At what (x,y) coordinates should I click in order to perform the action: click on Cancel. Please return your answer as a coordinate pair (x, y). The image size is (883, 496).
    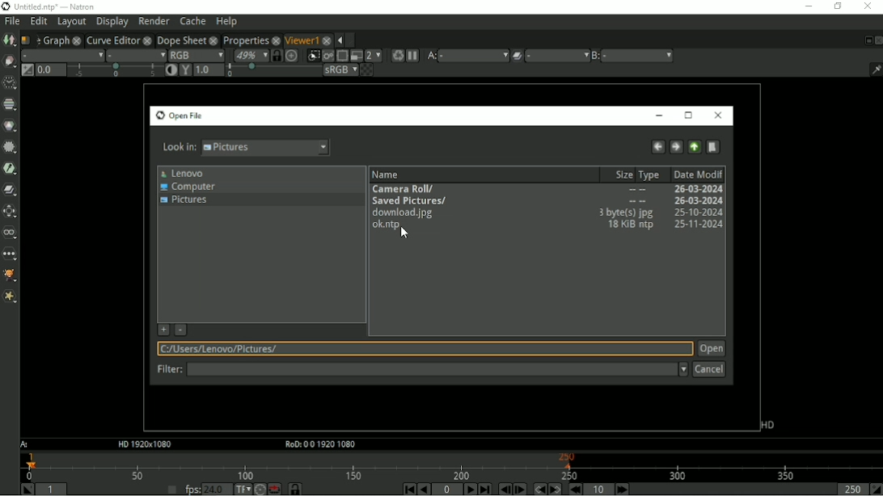
    Looking at the image, I should click on (709, 370).